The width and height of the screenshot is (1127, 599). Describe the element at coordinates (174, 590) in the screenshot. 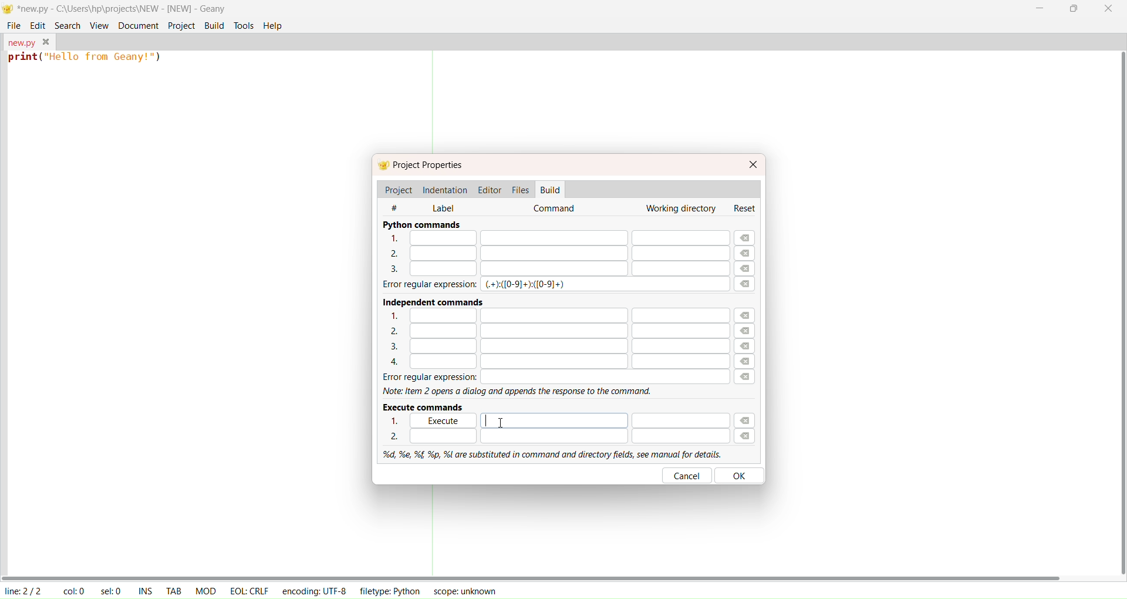

I see `TAB` at that location.